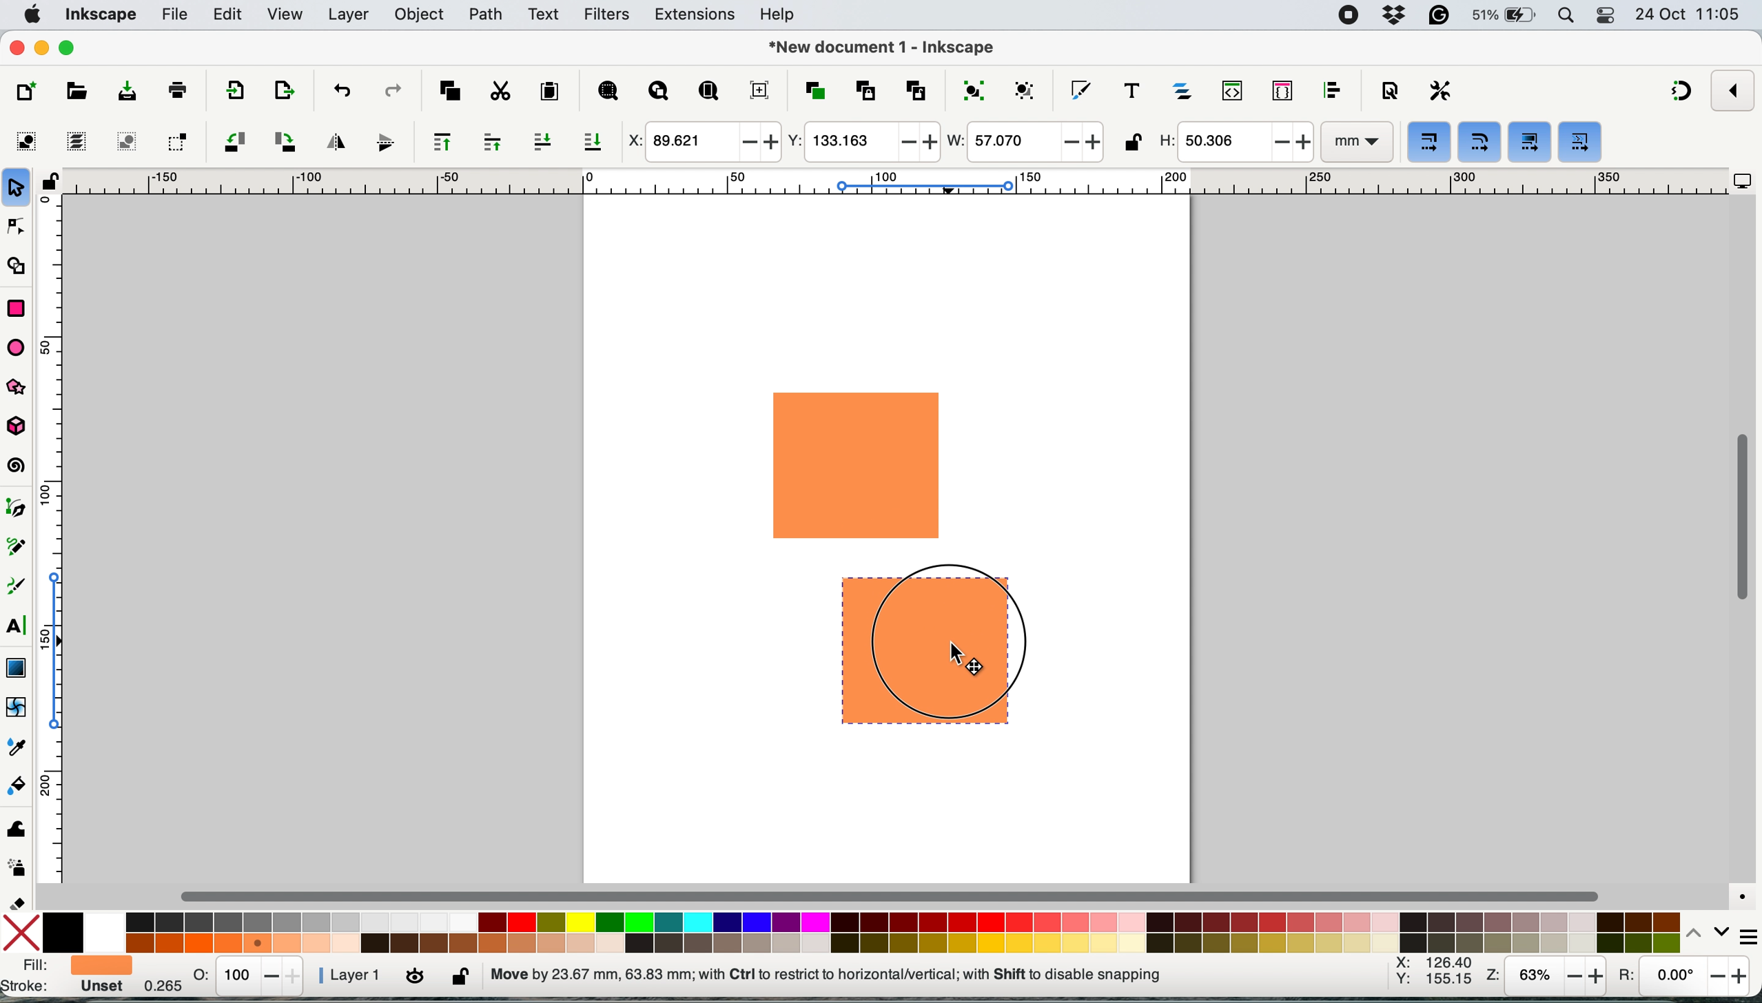 The image size is (1762, 1003). What do you see at coordinates (701, 143) in the screenshot?
I see `x coordinate` at bounding box center [701, 143].